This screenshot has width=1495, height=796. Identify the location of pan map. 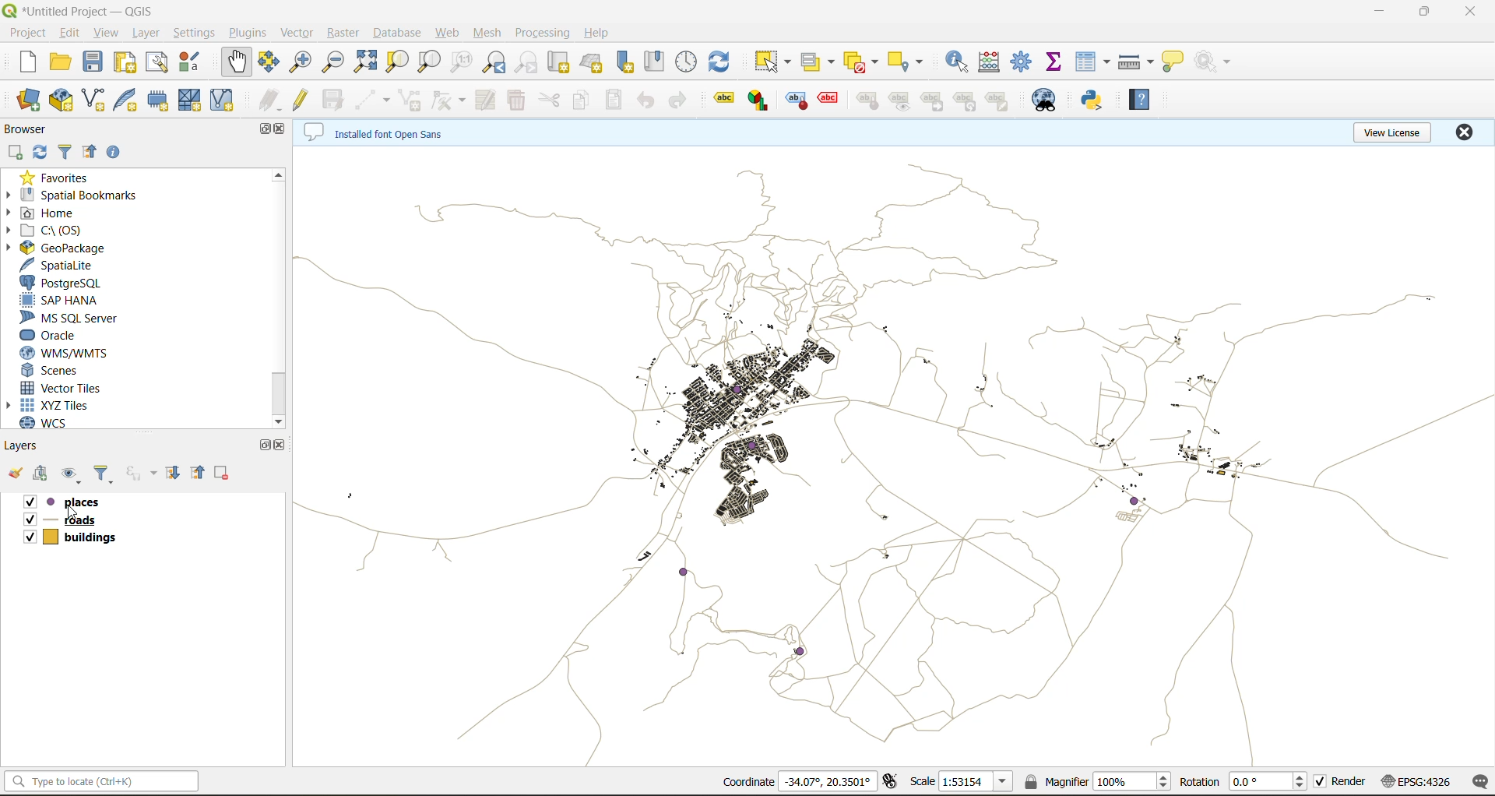
(237, 63).